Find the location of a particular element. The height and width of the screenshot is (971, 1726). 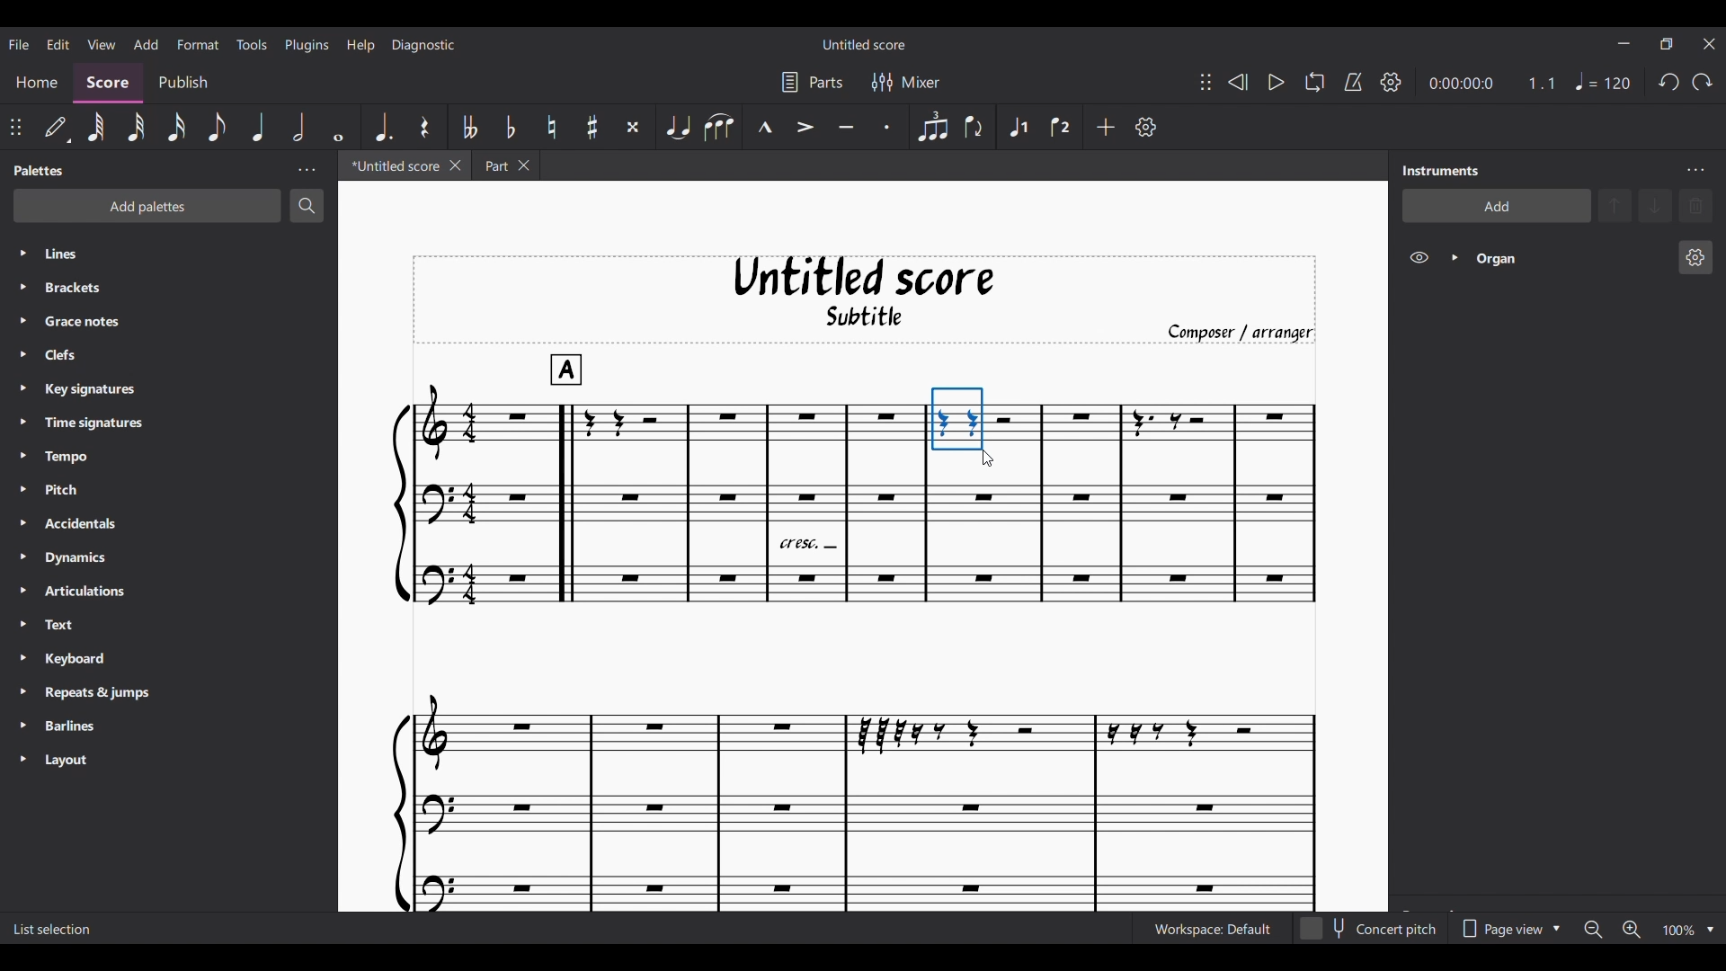

32nd note is located at coordinates (137, 129).